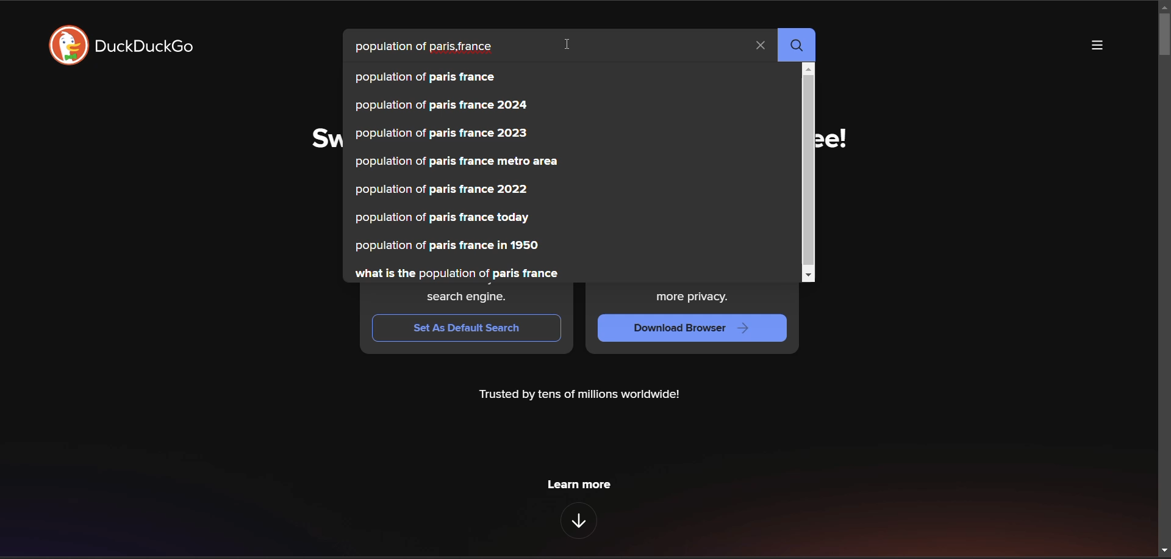 The image size is (1171, 559). Describe the element at coordinates (583, 397) in the screenshot. I see `Trusted by tens of millions worldwide!` at that location.